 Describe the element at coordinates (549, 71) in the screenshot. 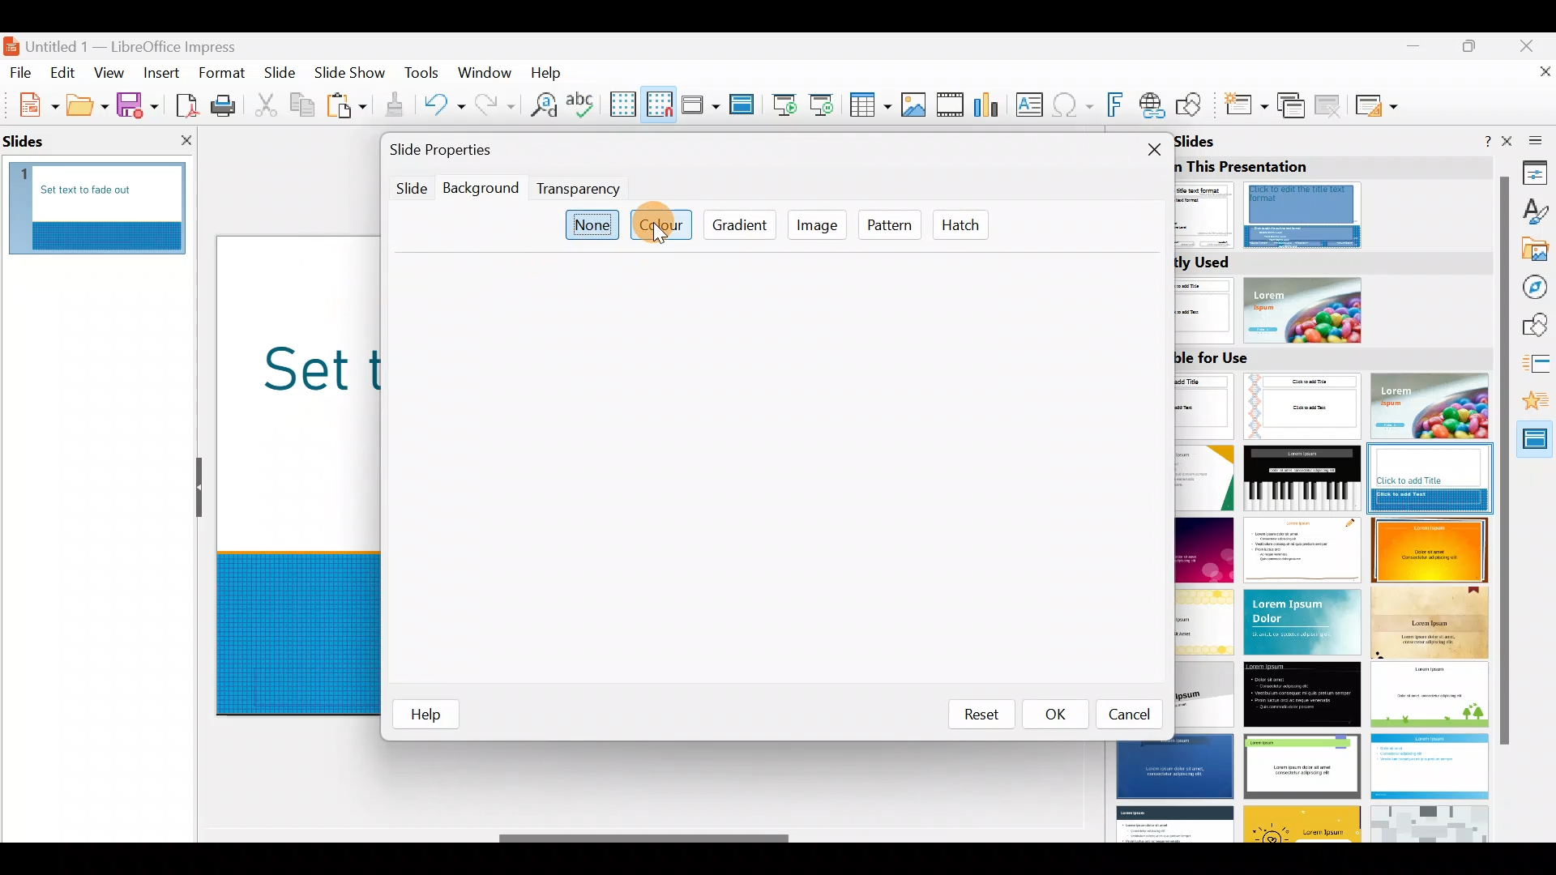

I see `Help` at that location.